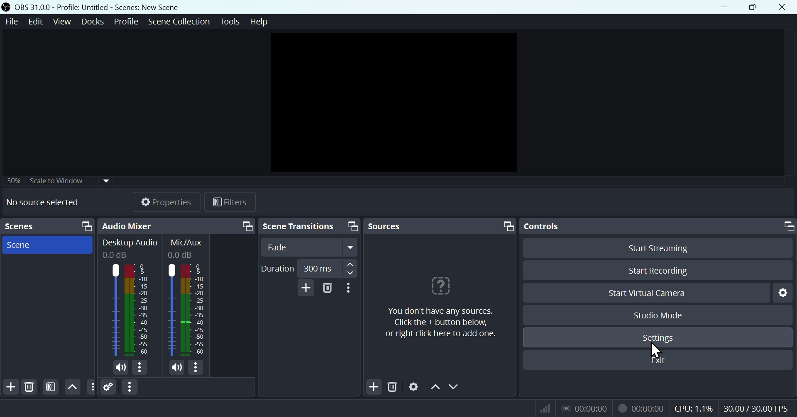 This screenshot has height=417, width=797. Describe the element at coordinates (132, 387) in the screenshot. I see `More options` at that location.